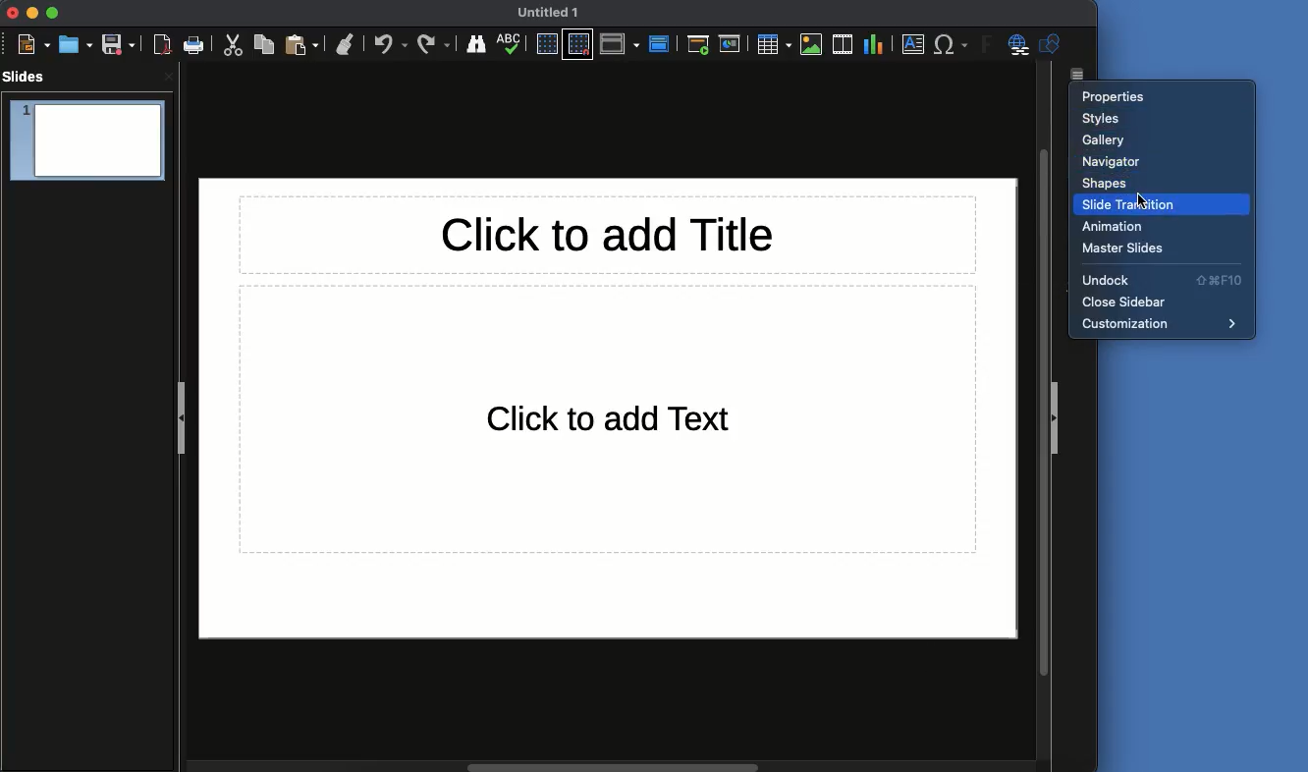  I want to click on Minimize, so click(34, 14).